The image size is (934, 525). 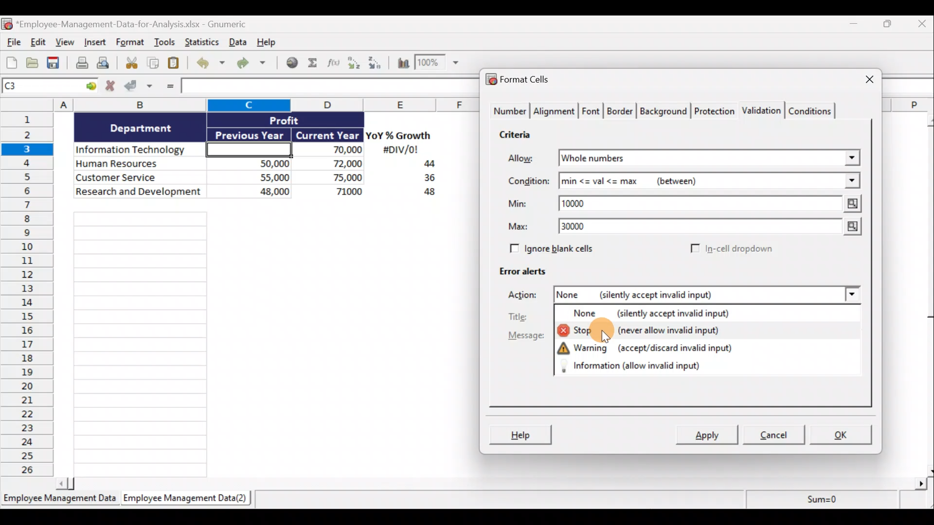 I want to click on Cursor, so click(x=613, y=333).